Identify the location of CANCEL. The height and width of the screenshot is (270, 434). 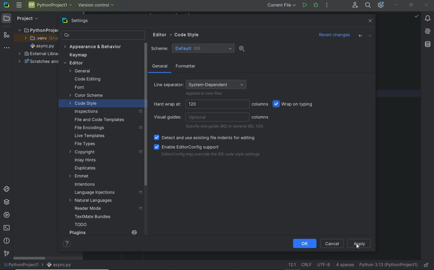
(331, 243).